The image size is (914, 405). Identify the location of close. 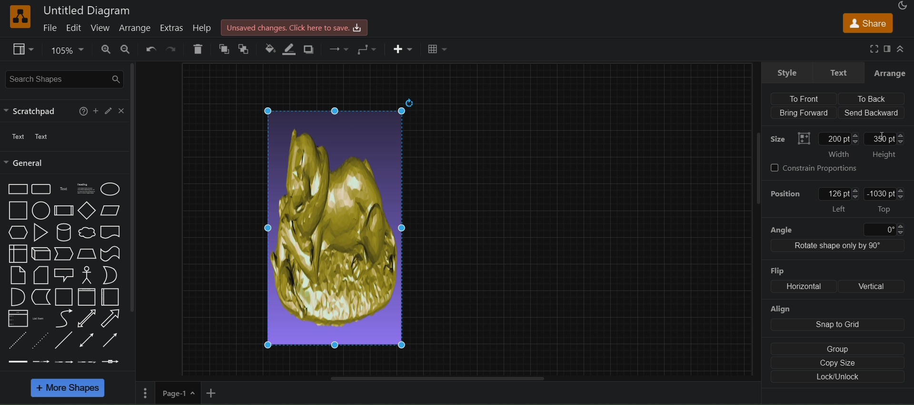
(122, 111).